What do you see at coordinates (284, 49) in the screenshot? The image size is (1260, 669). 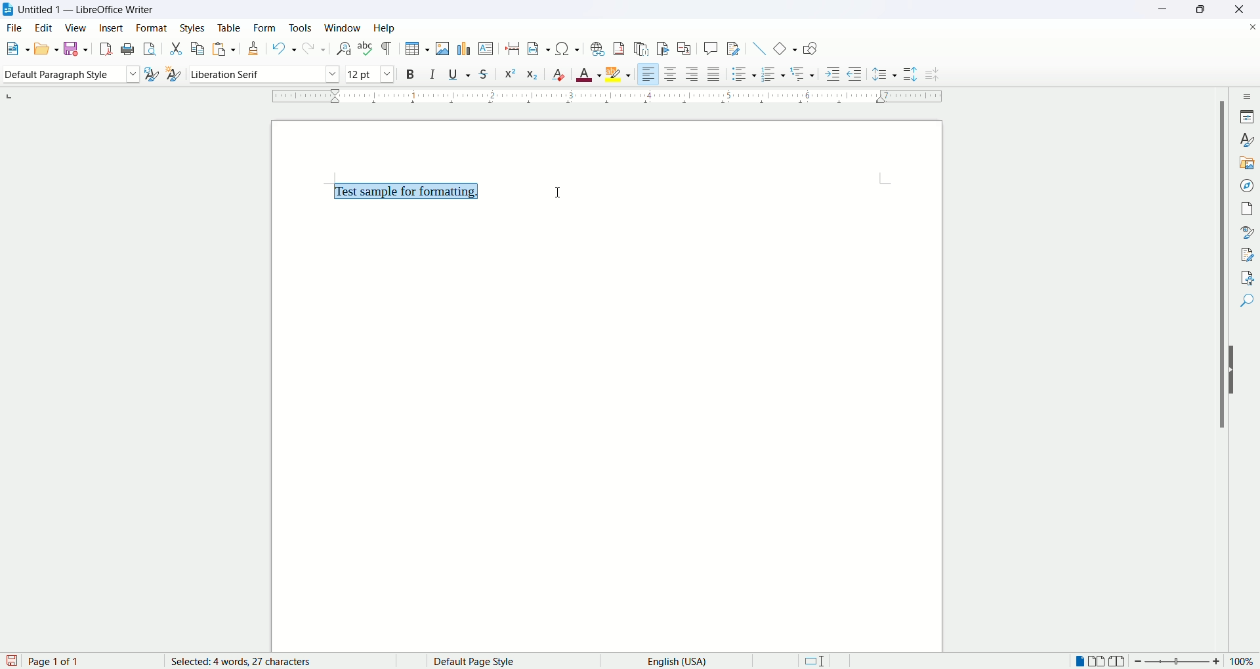 I see `undo` at bounding box center [284, 49].